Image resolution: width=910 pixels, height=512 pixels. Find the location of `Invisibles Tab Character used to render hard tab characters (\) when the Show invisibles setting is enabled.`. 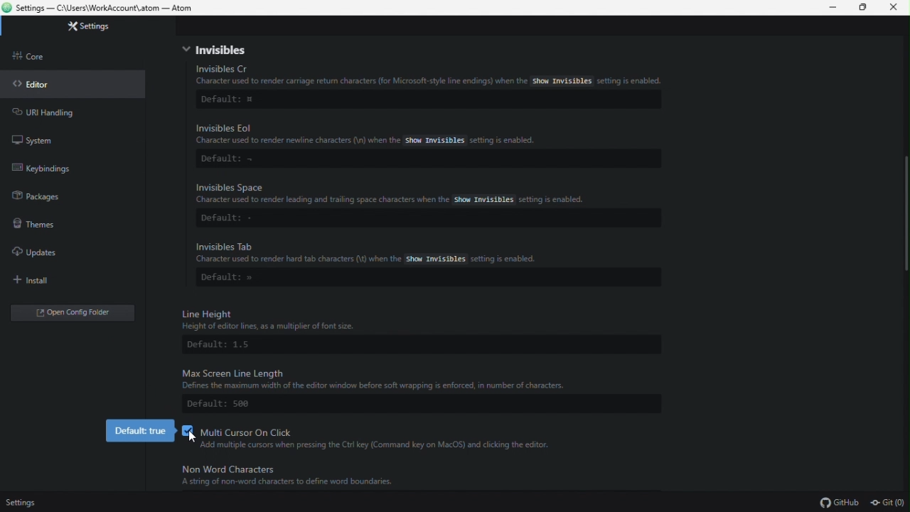

Invisibles Tab Character used to render hard tab characters (\) when the Show invisibles setting is enabled. is located at coordinates (427, 252).